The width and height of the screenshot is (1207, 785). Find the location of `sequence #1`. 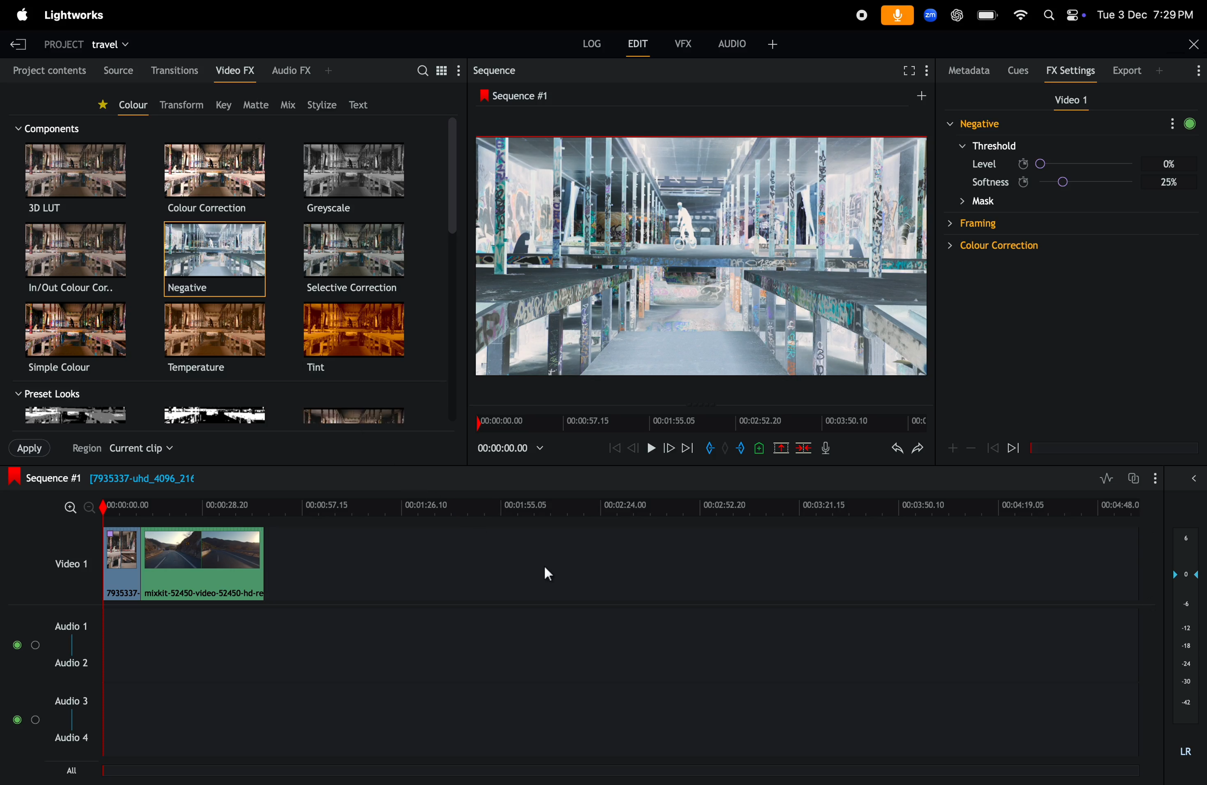

sequence #1 is located at coordinates (117, 478).